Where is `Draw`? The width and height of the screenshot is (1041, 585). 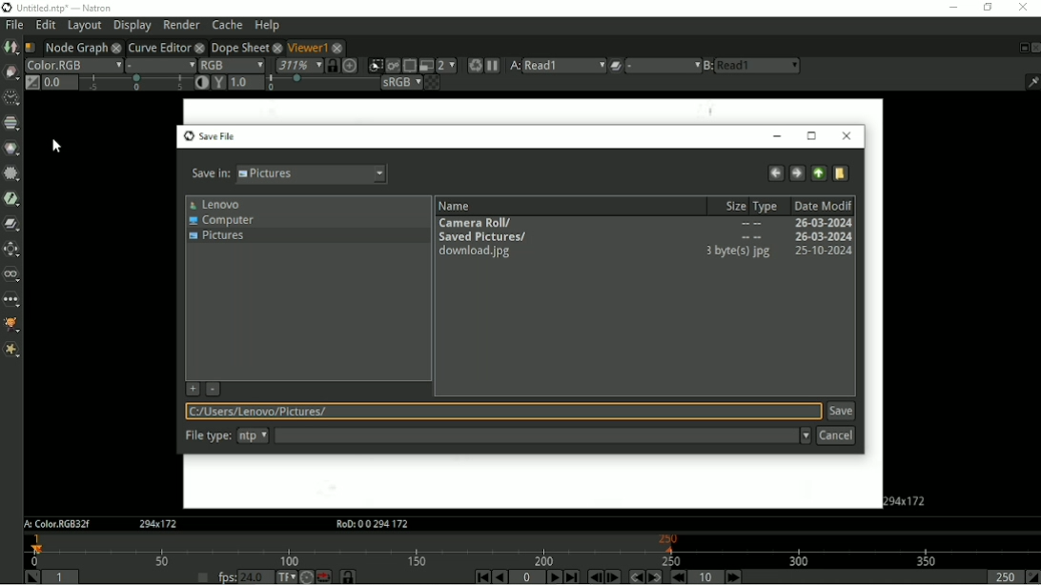
Draw is located at coordinates (11, 73).